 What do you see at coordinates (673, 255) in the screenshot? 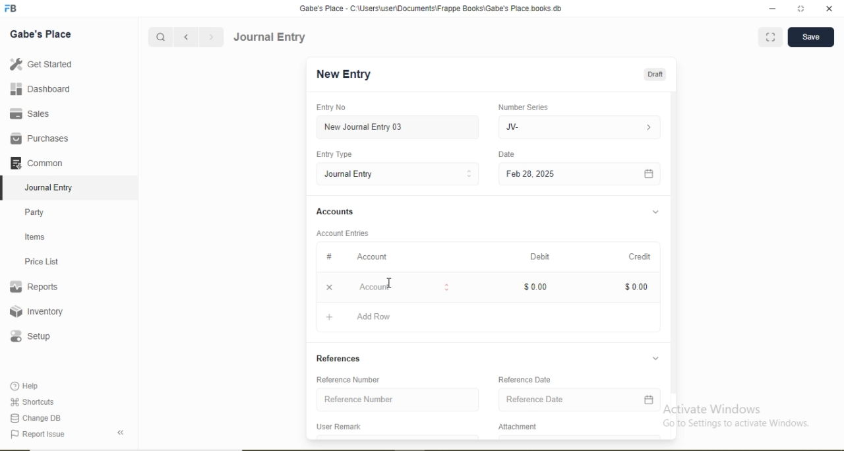
I see `Scroll bar` at bounding box center [673, 255].